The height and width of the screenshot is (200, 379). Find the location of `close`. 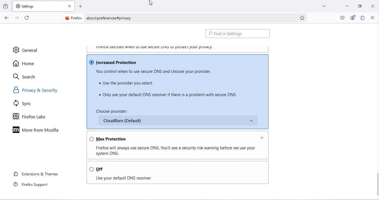

close is located at coordinates (373, 7).